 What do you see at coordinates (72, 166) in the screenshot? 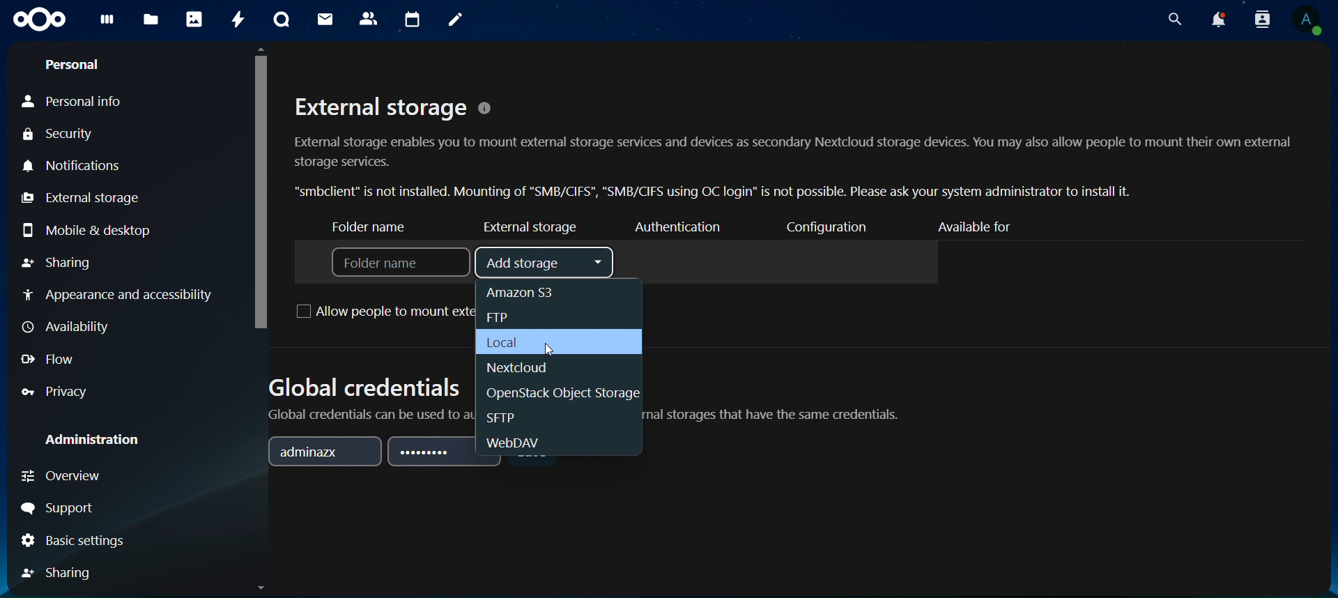
I see `notifications` at bounding box center [72, 166].